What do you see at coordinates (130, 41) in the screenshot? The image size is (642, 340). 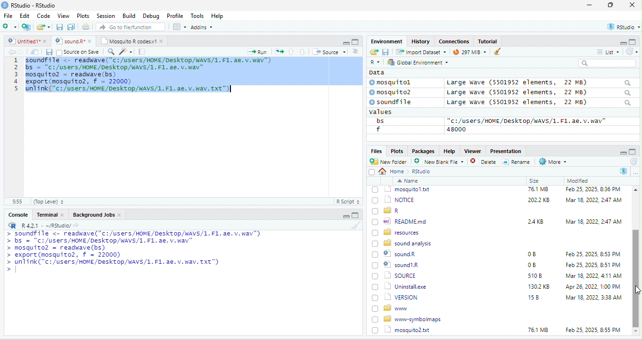 I see `Mosquito R codes.v1` at bounding box center [130, 41].